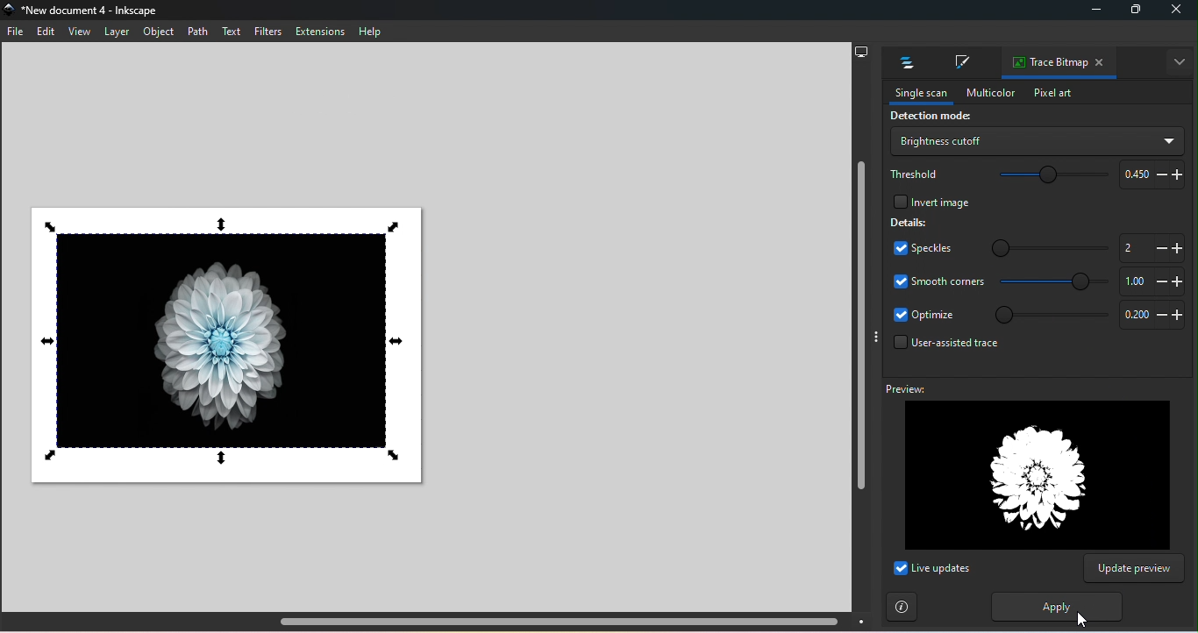 The height and width of the screenshot is (633, 1198). I want to click on Invert image, so click(930, 200).